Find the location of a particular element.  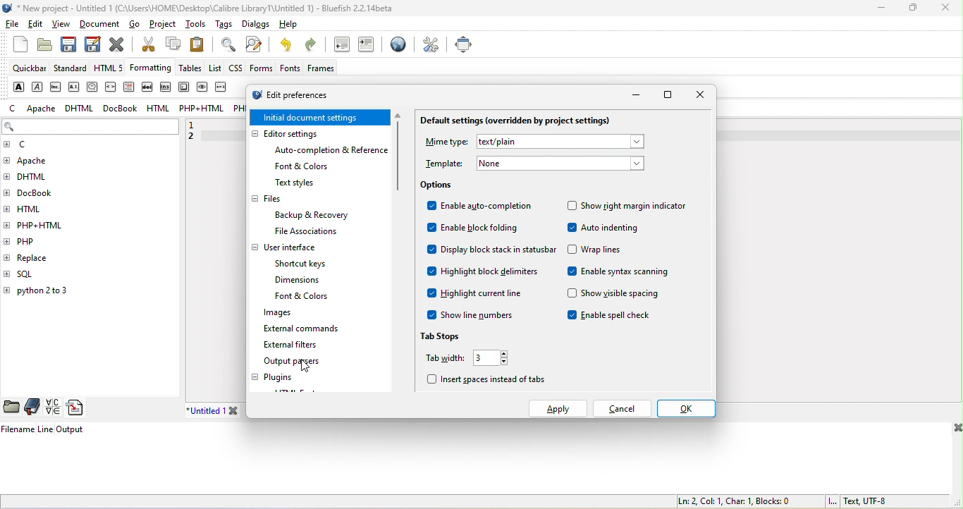

title is located at coordinates (199, 7).